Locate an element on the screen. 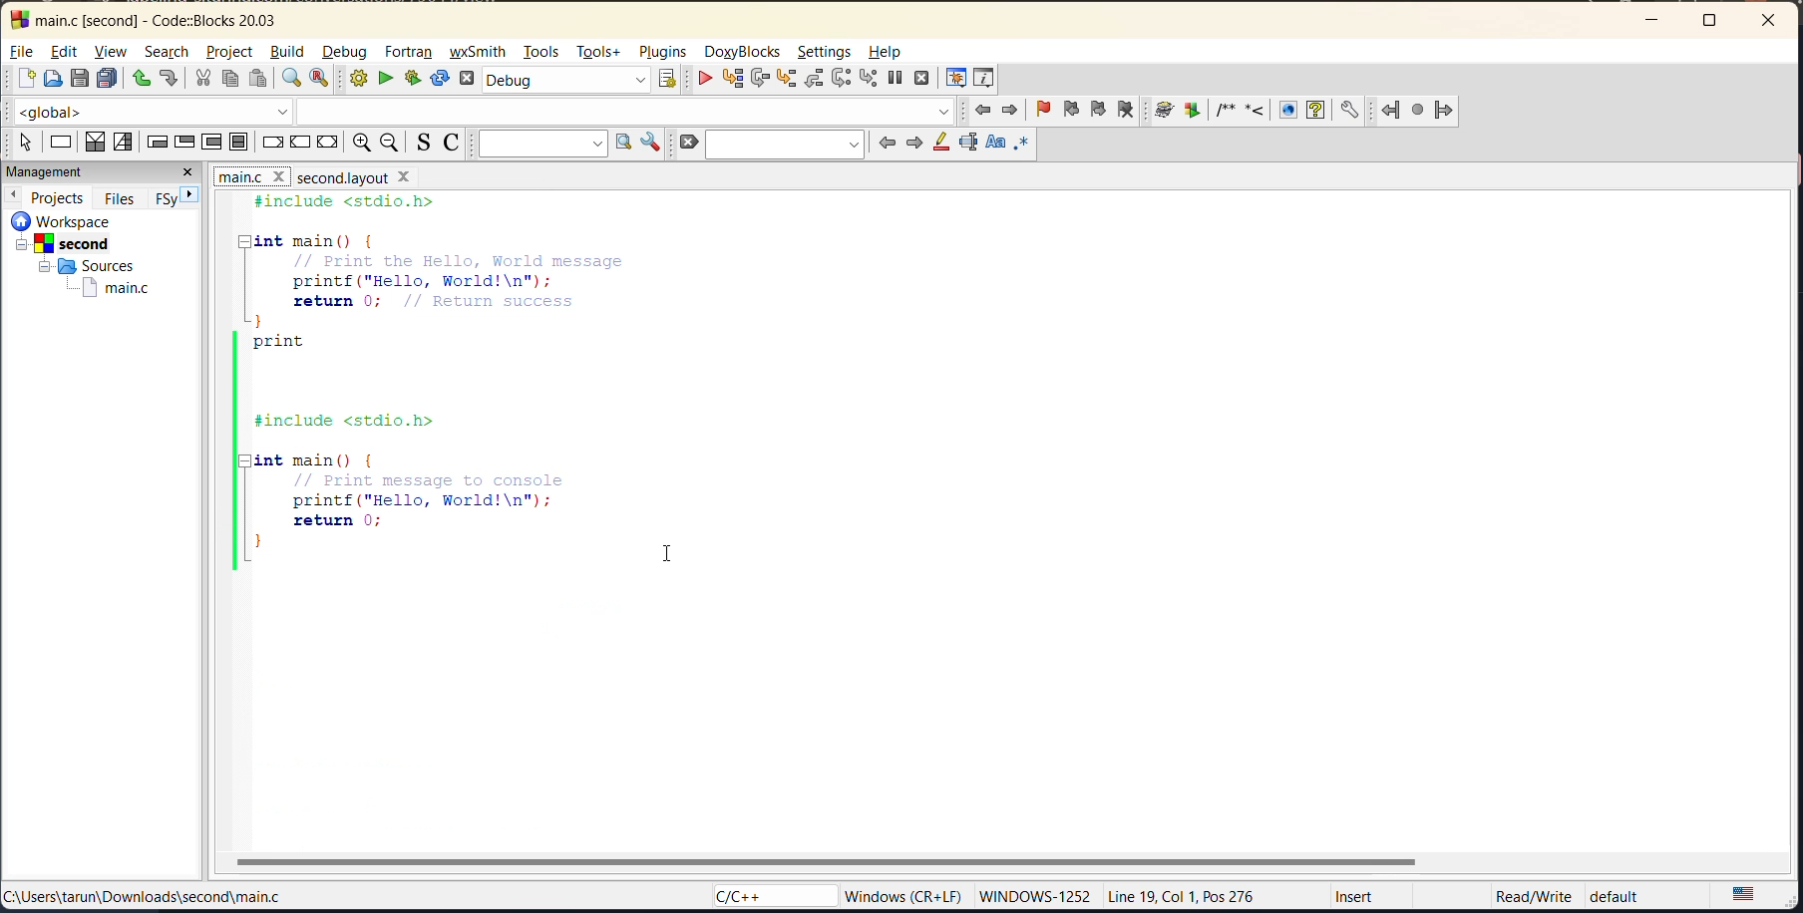  clear bookmark is located at coordinates (1125, 111).